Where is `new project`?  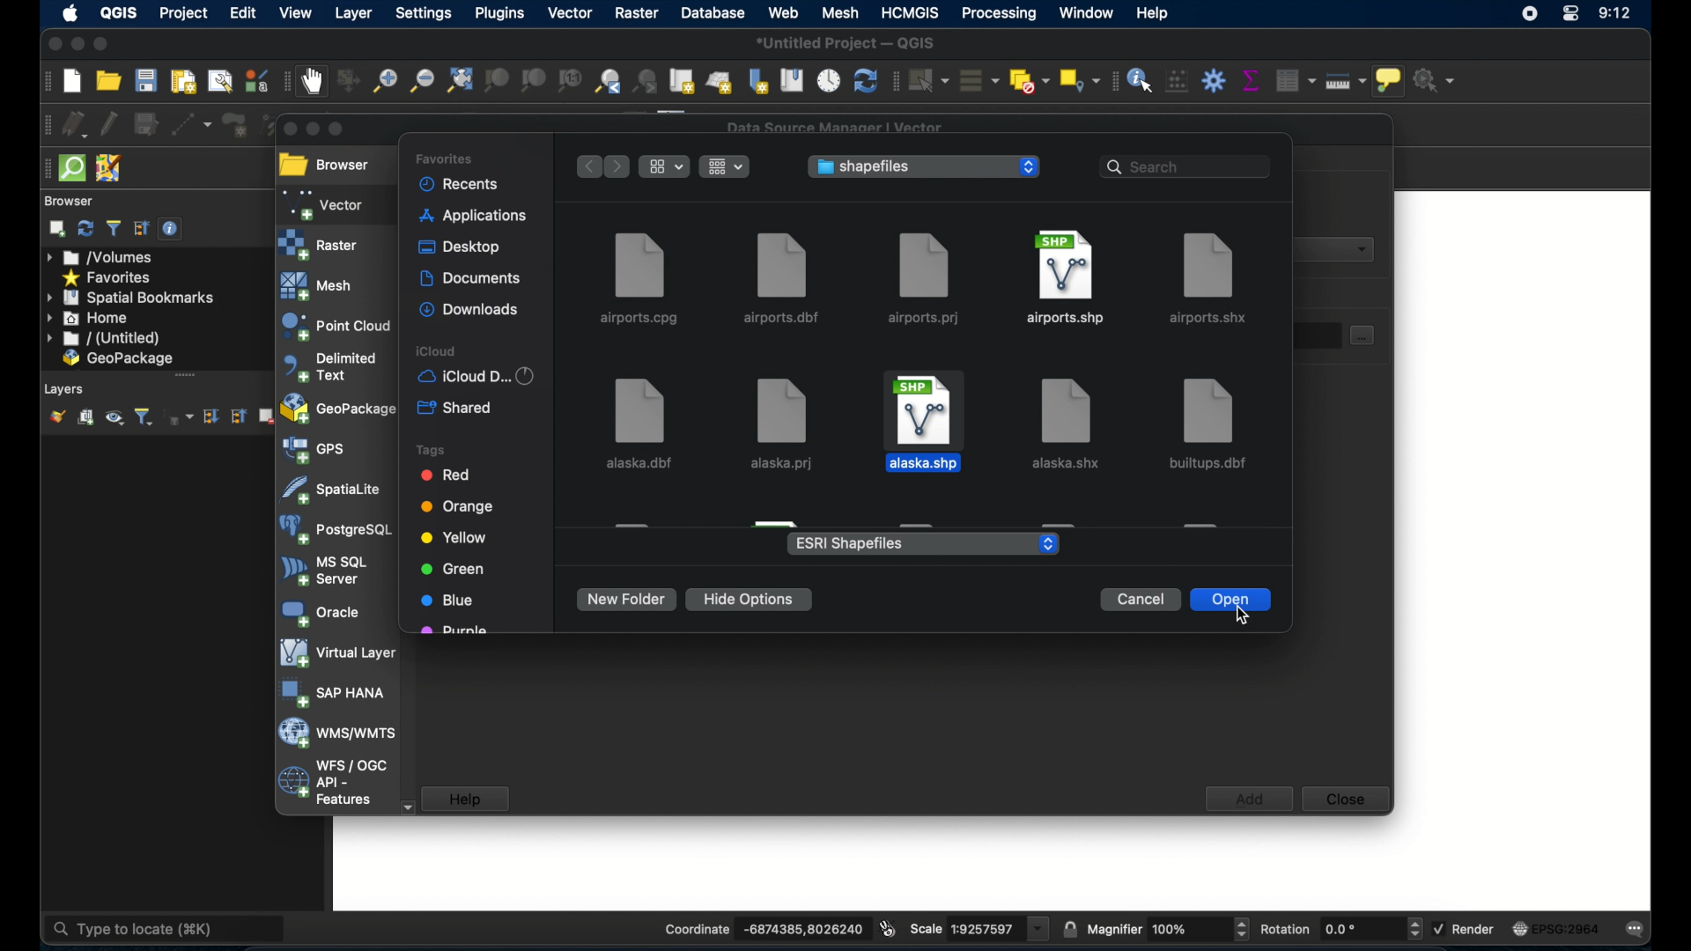
new project is located at coordinates (71, 81).